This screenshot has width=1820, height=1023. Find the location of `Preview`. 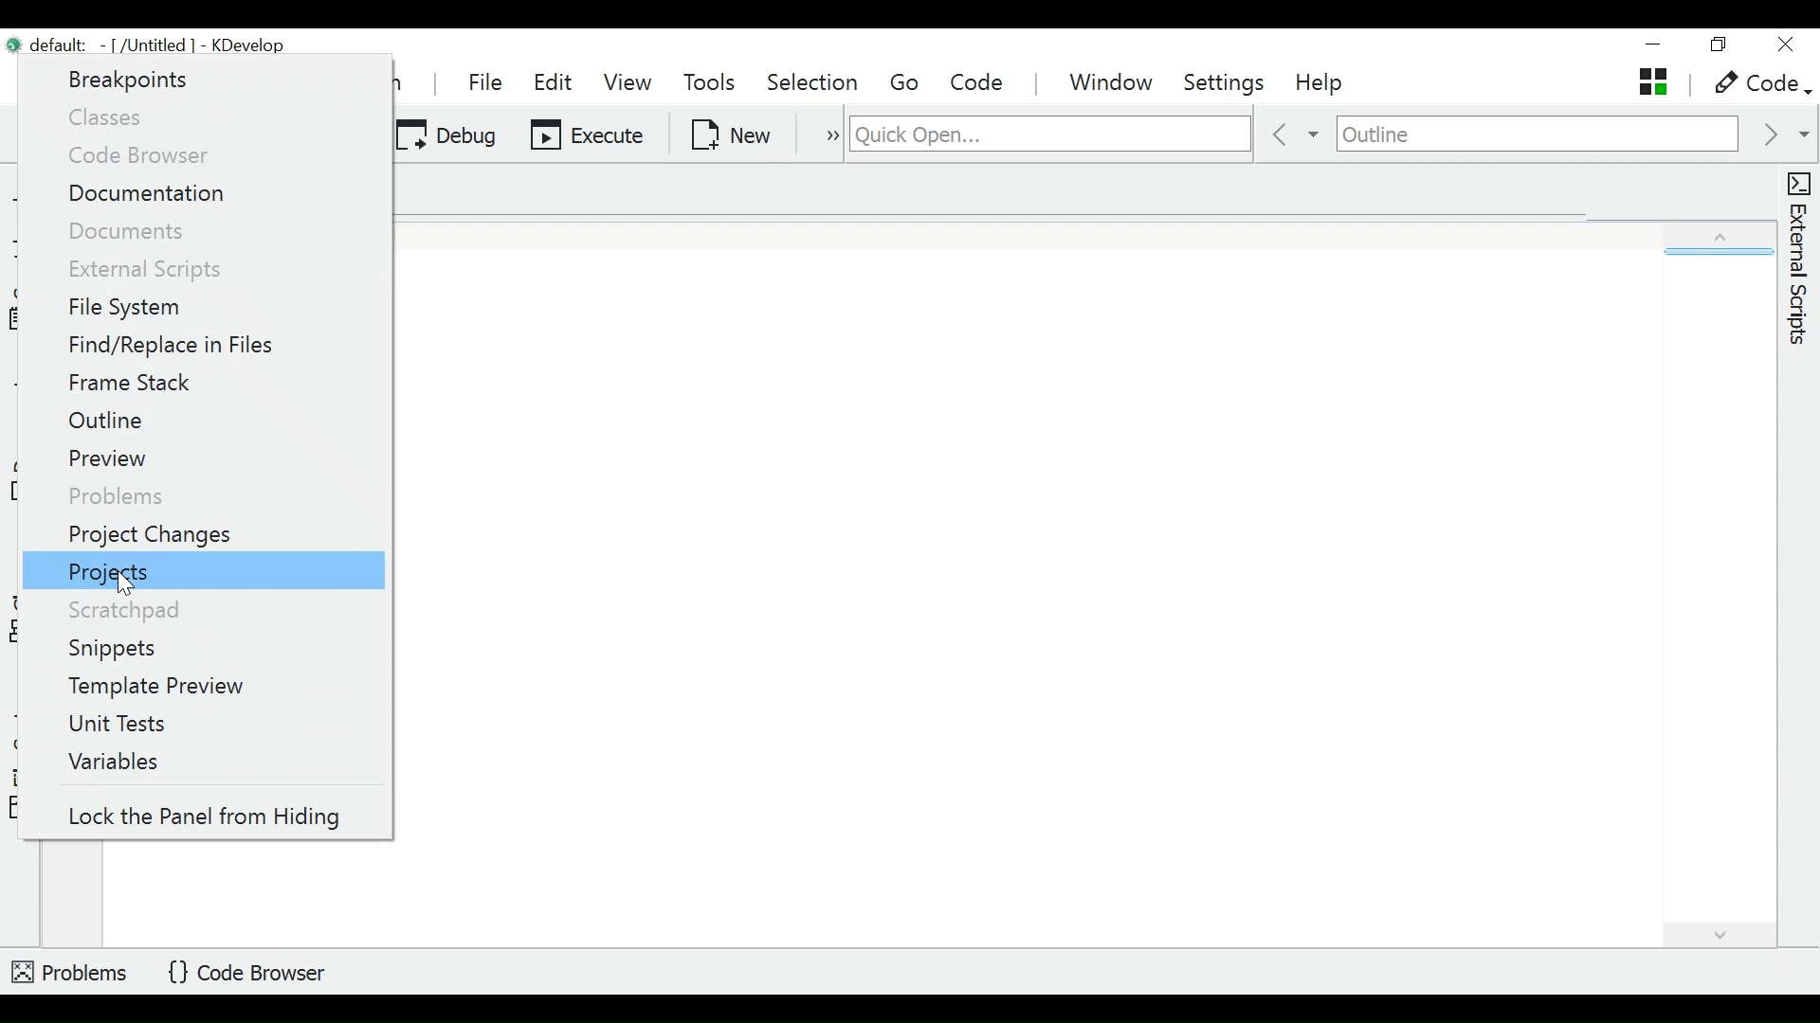

Preview is located at coordinates (110, 461).